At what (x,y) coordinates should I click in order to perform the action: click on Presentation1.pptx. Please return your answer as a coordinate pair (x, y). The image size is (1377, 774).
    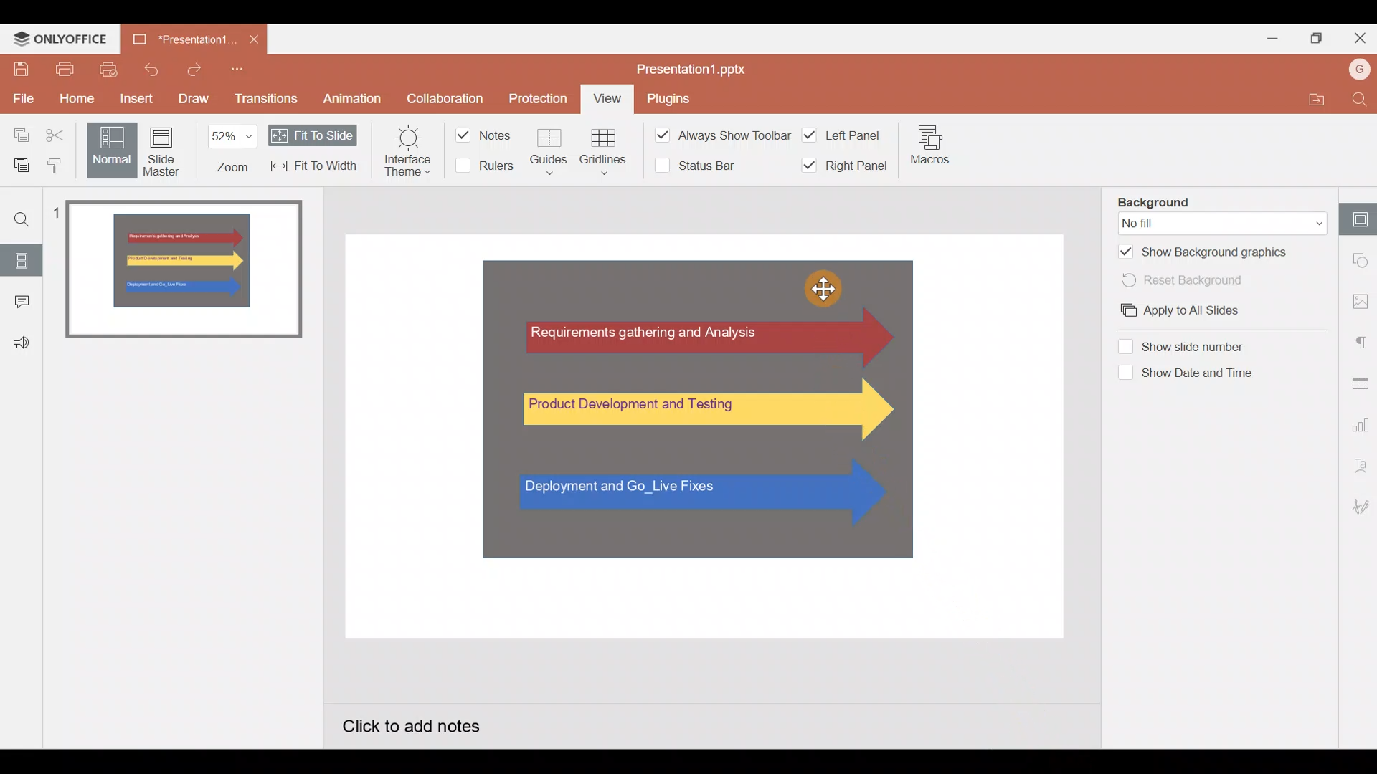
    Looking at the image, I should click on (701, 69).